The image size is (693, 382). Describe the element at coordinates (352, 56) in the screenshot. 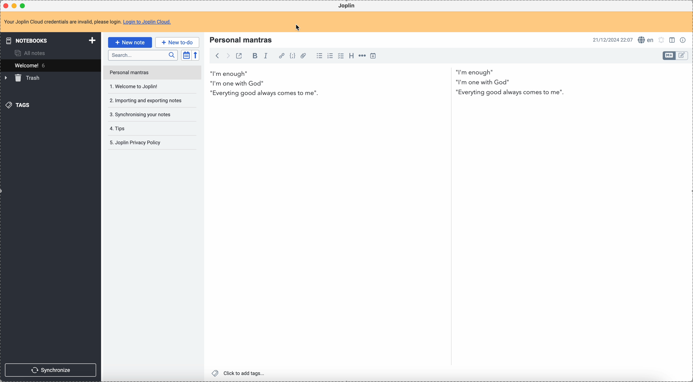

I see `heading` at that location.